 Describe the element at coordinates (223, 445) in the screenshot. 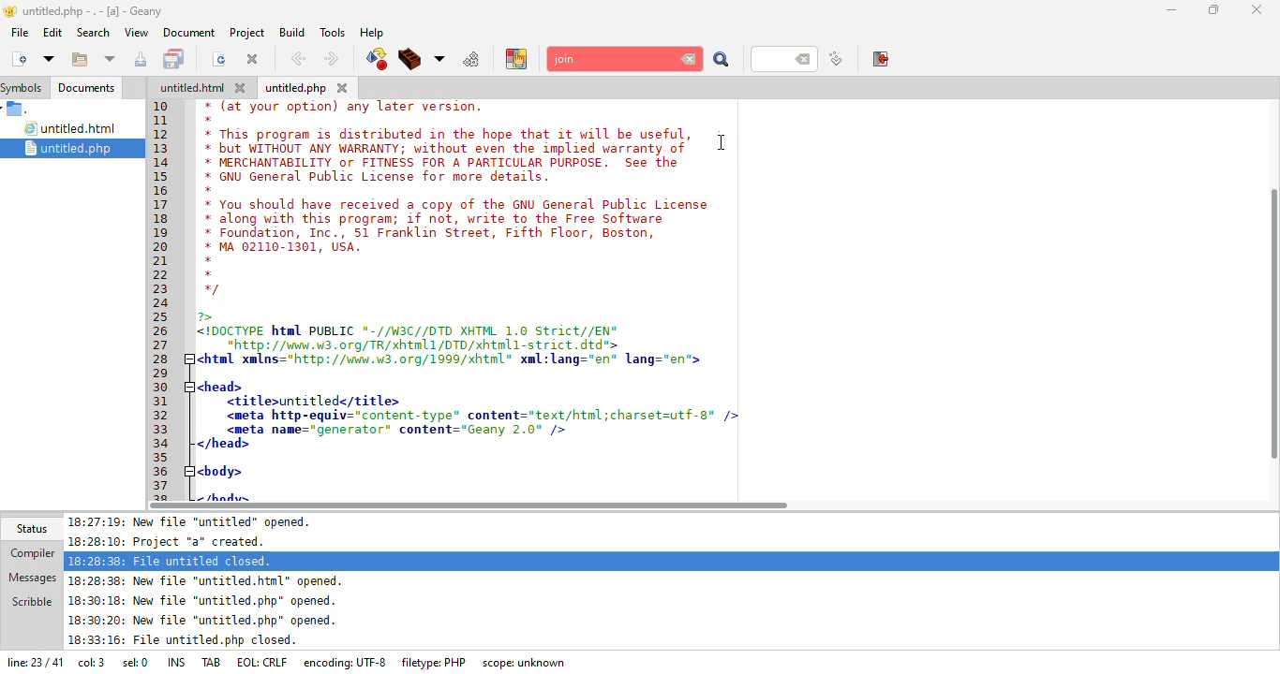

I see `</head>` at that location.